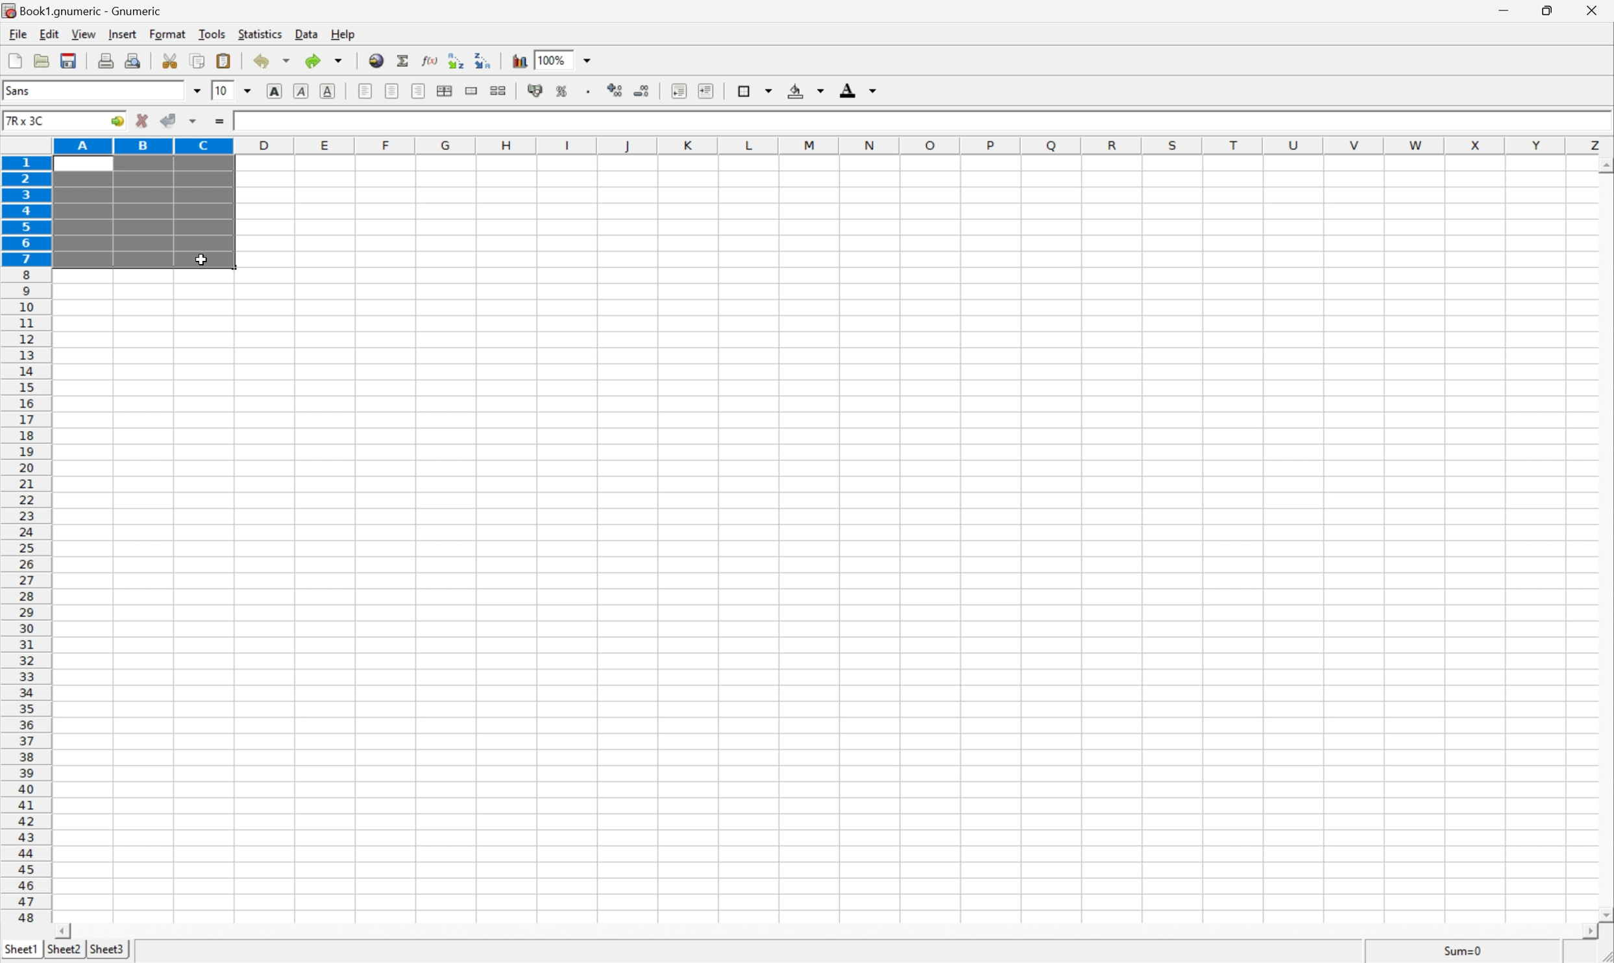  I want to click on view, so click(82, 35).